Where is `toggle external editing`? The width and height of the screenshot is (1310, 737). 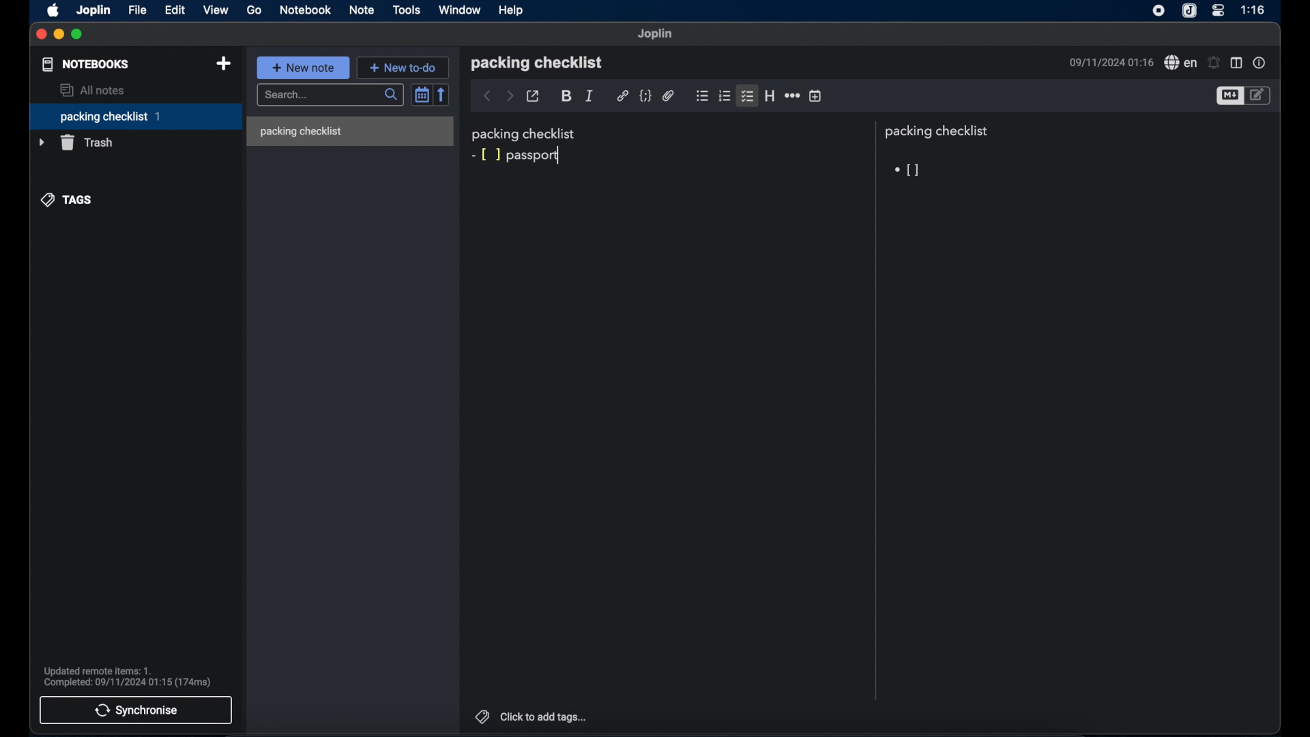 toggle external editing is located at coordinates (534, 96).